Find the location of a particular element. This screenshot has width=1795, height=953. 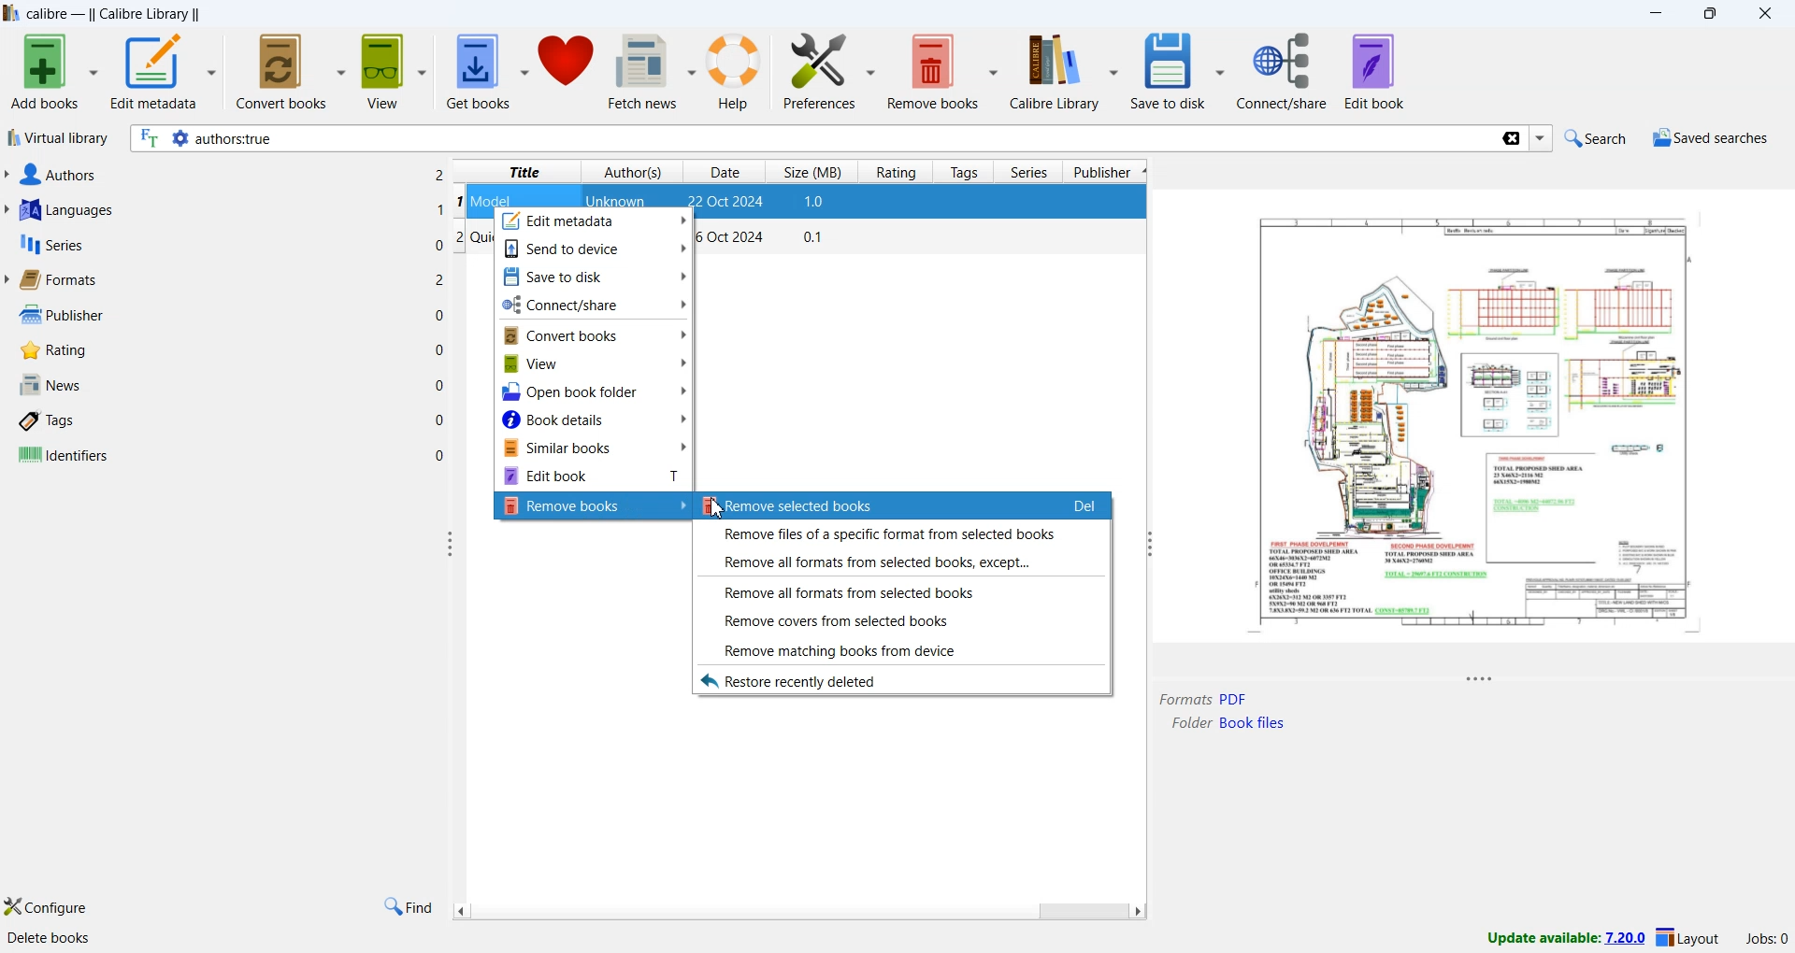

series is located at coordinates (1029, 174).